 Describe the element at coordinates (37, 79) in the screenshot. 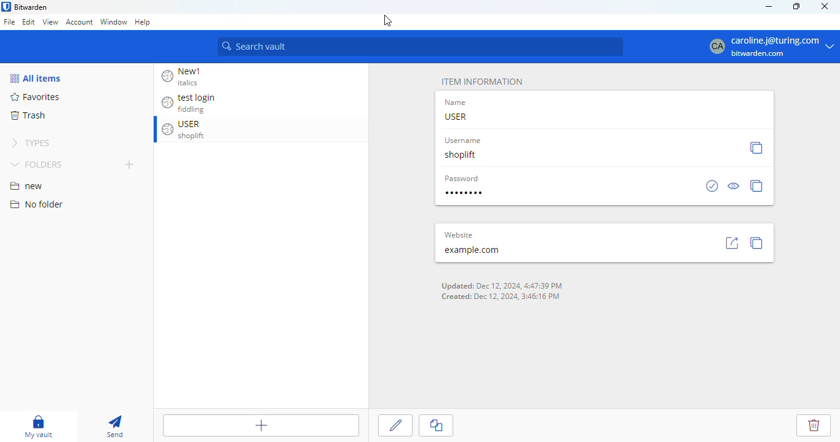

I see `all items` at that location.